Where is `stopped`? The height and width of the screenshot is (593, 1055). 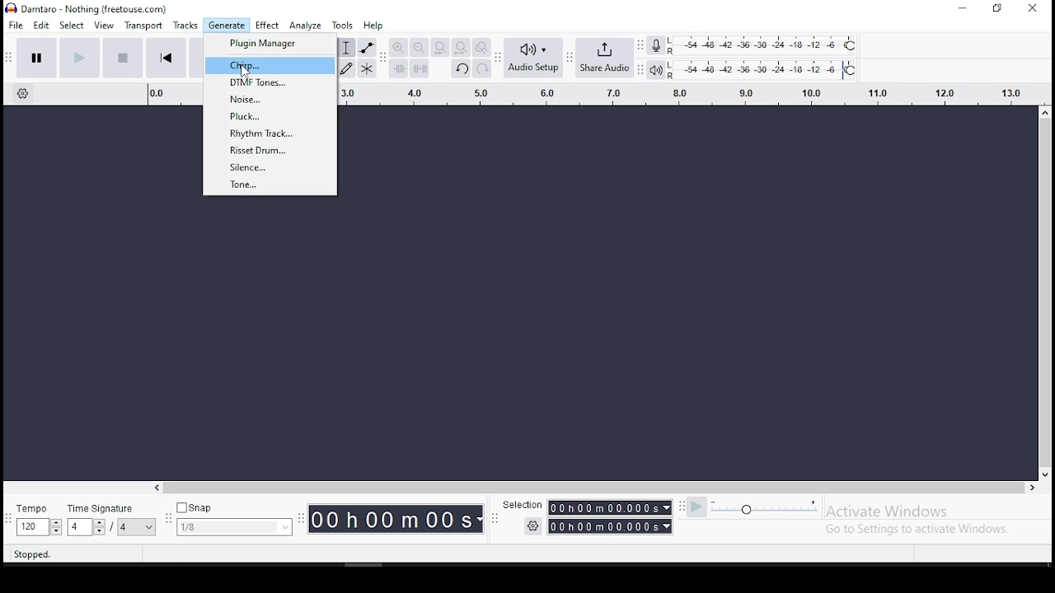
stopped is located at coordinates (31, 556).